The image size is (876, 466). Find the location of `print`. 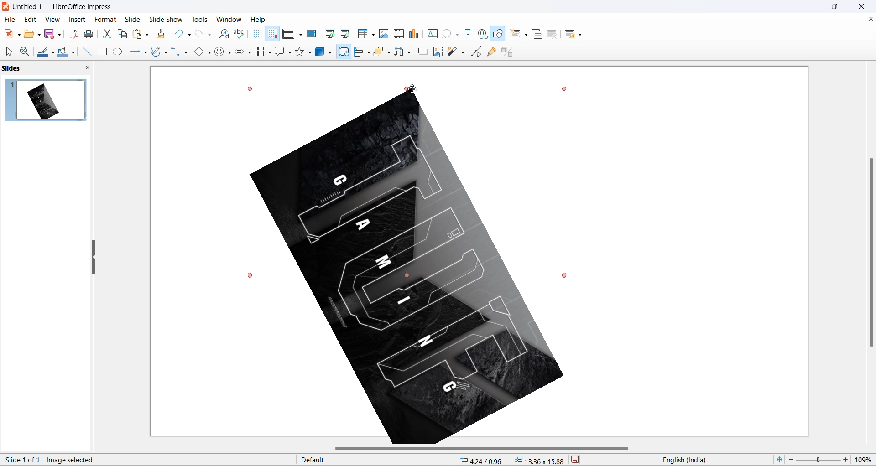

print is located at coordinates (92, 34).